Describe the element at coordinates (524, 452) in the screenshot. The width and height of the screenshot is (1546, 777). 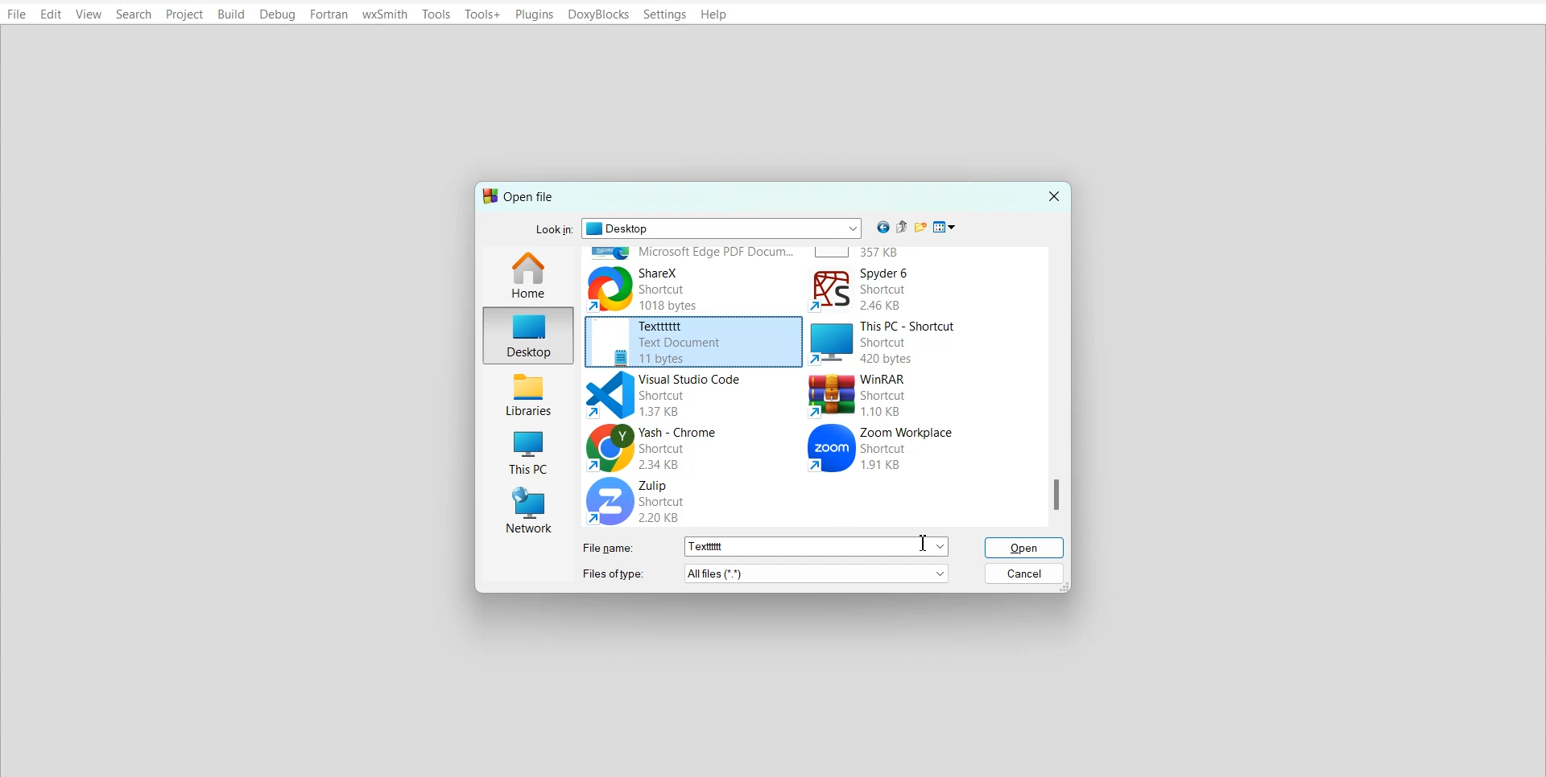
I see `This PC` at that location.